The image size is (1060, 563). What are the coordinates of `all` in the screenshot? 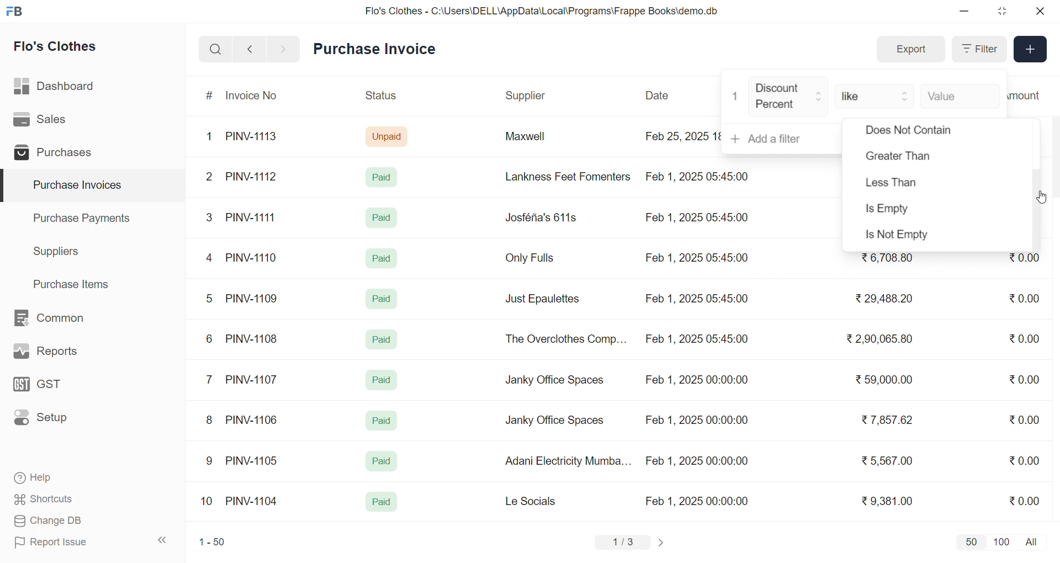 It's located at (1033, 541).